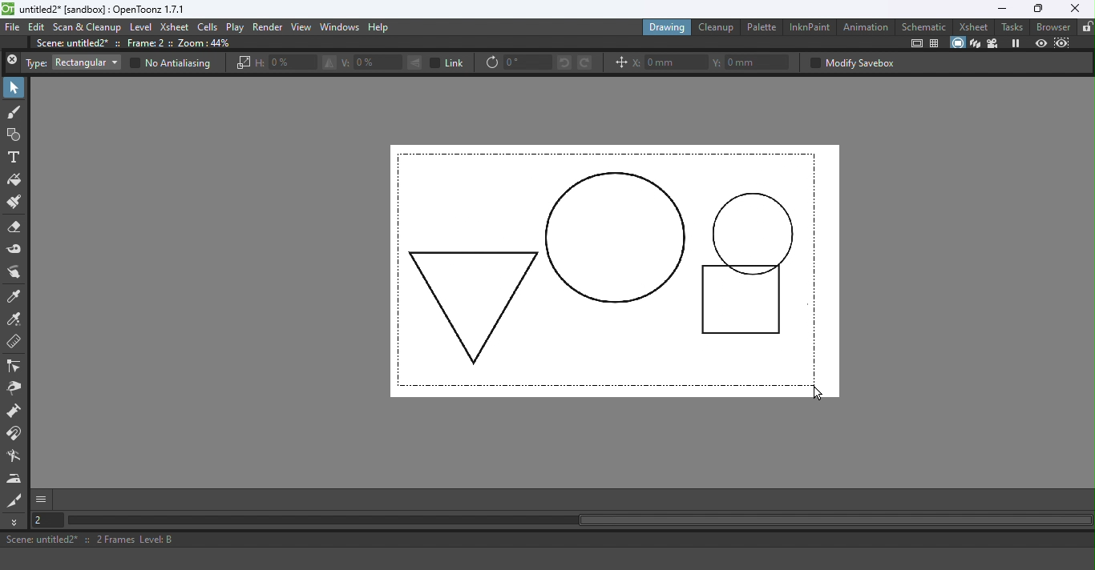 The width and height of the screenshot is (1095, 570). I want to click on Ruler tool, so click(14, 343).